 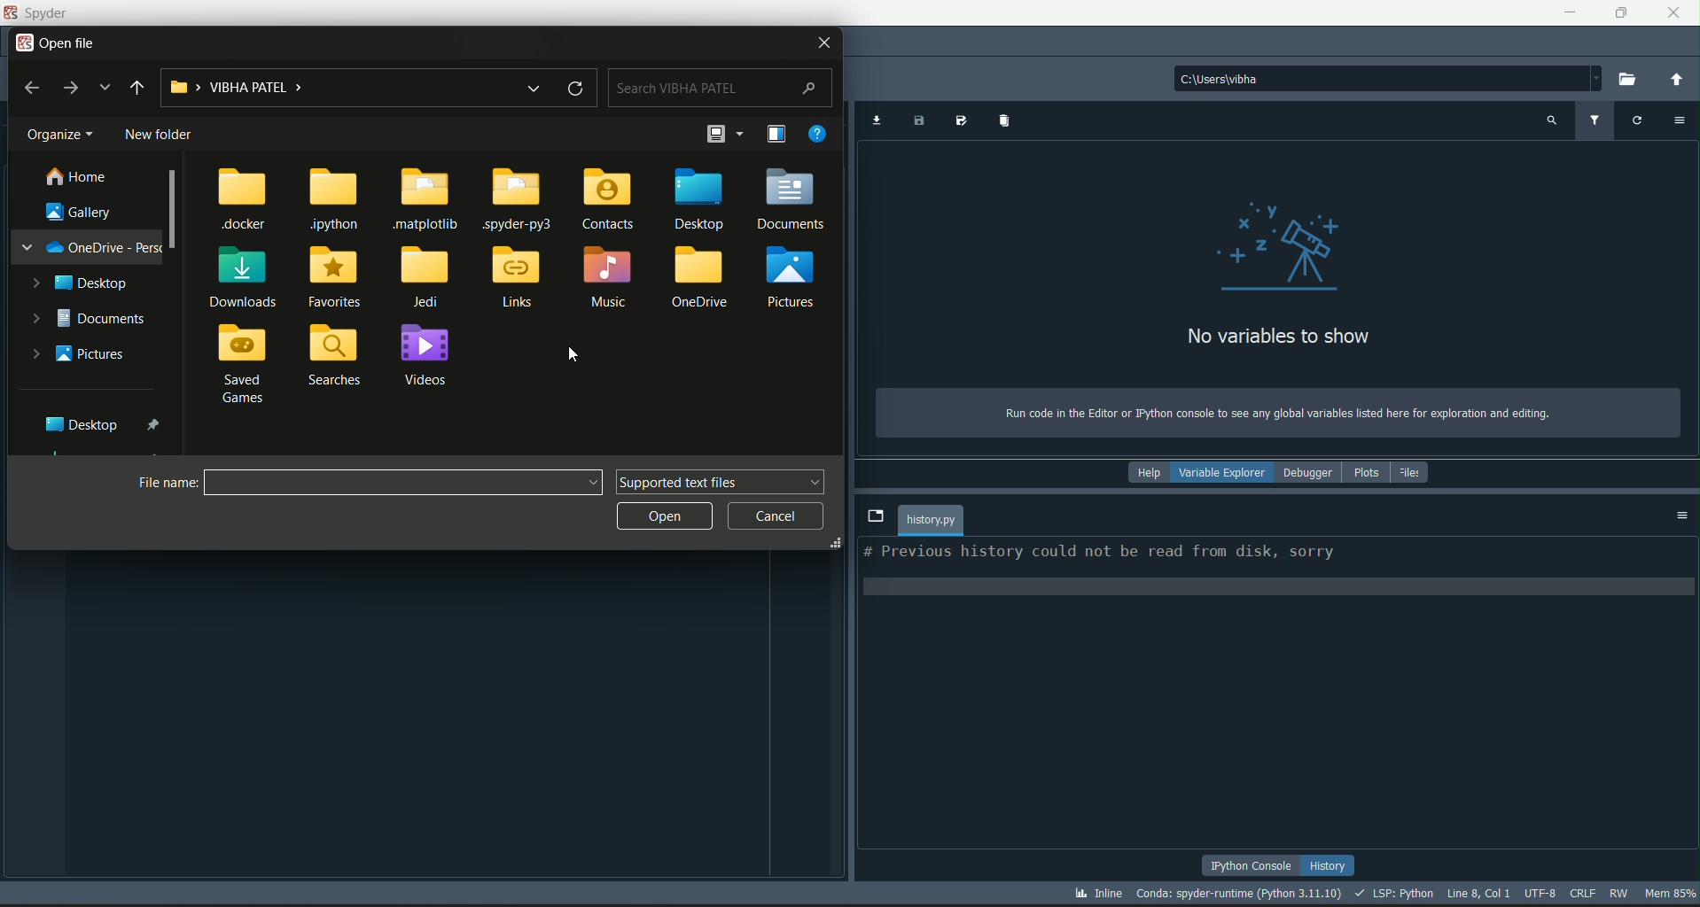 I want to click on close, so click(x=822, y=43).